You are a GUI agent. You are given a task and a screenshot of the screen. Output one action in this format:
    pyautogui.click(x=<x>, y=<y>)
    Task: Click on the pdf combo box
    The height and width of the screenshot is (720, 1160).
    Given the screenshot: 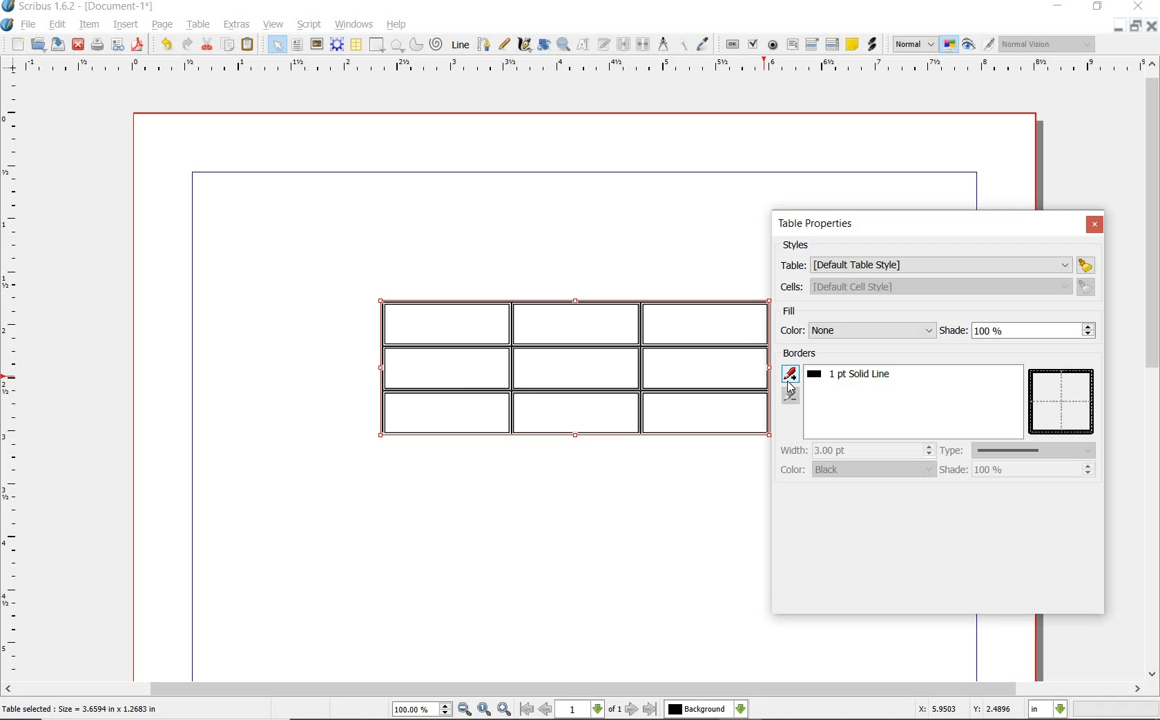 What is the action you would take?
    pyautogui.click(x=812, y=45)
    